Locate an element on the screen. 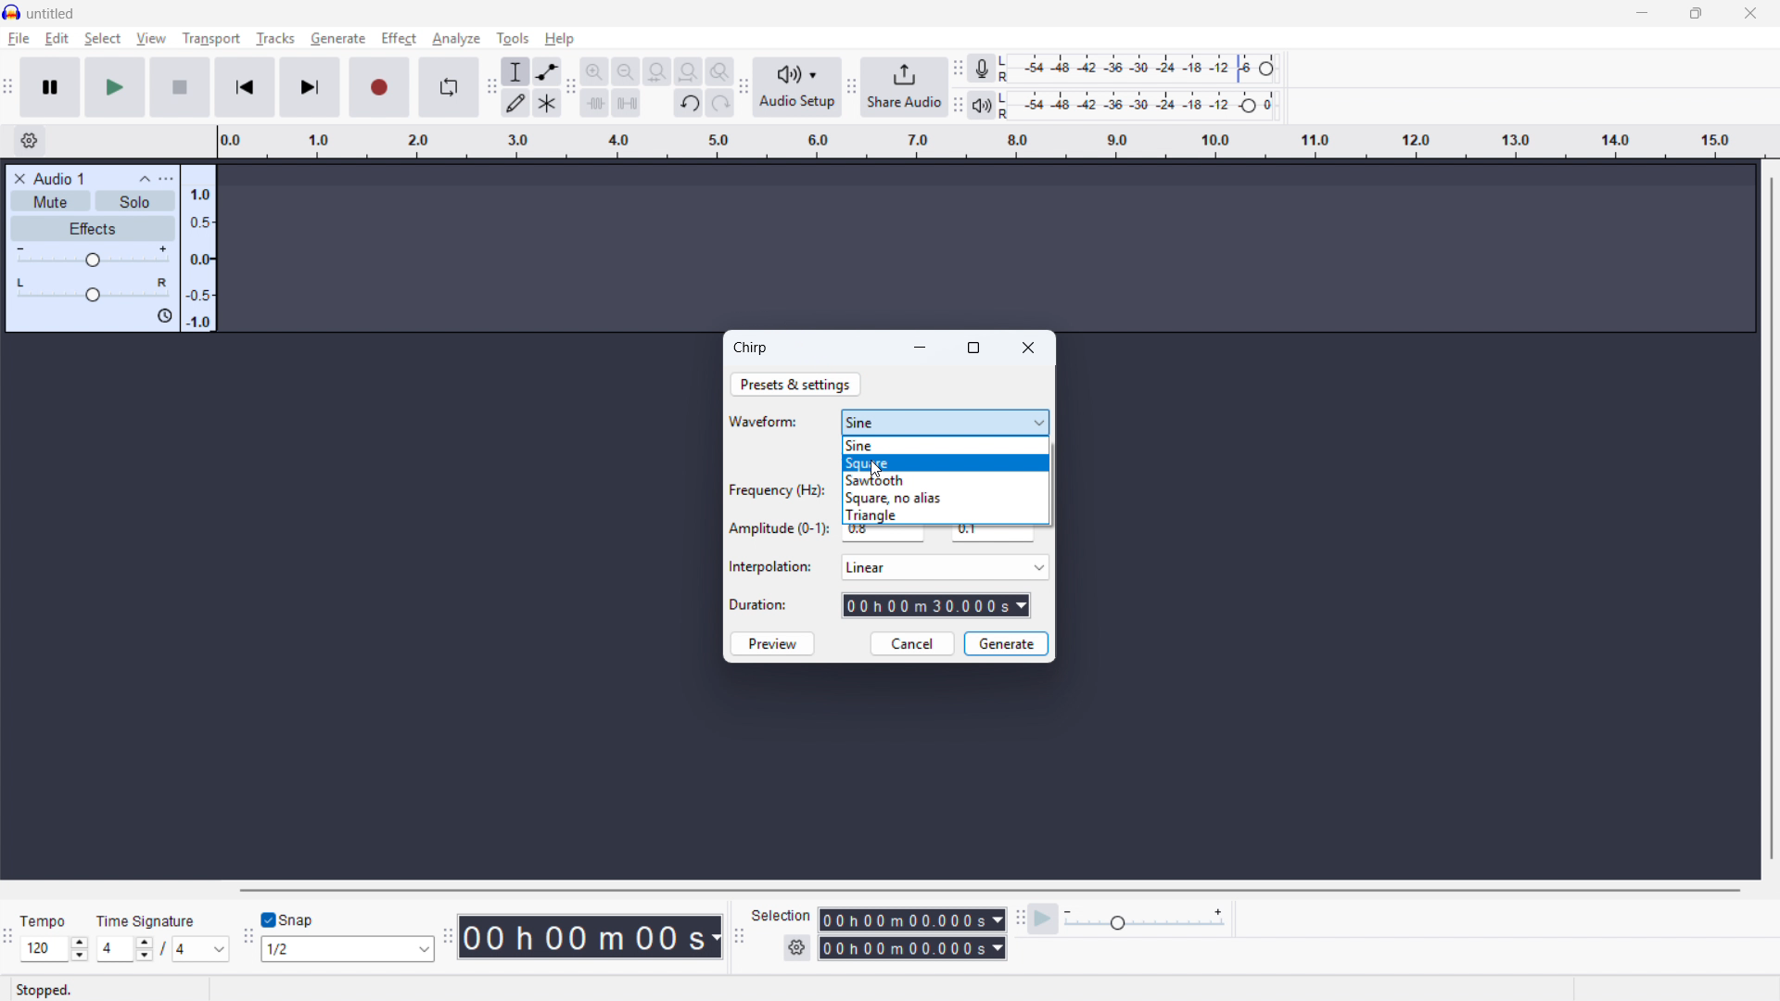 This screenshot has height=1001, width=1780. Triangle  is located at coordinates (947, 514).